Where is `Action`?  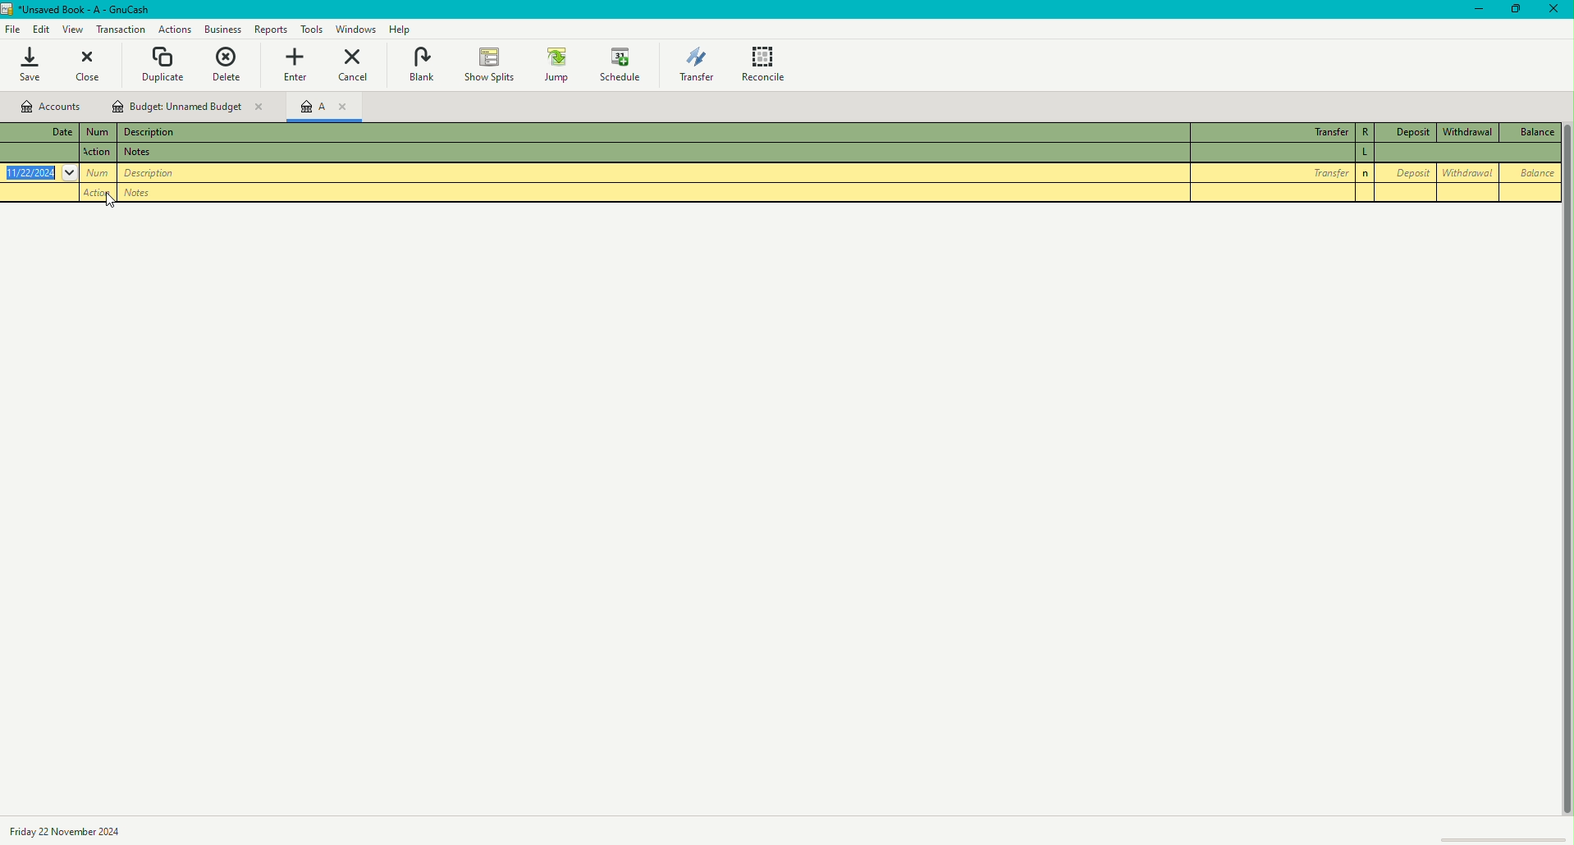 Action is located at coordinates (172, 29).